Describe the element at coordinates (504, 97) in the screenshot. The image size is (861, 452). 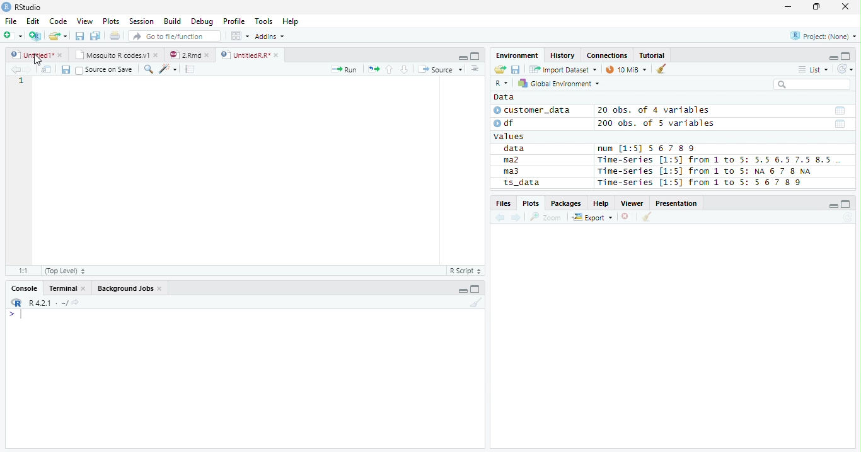
I see `Data` at that location.